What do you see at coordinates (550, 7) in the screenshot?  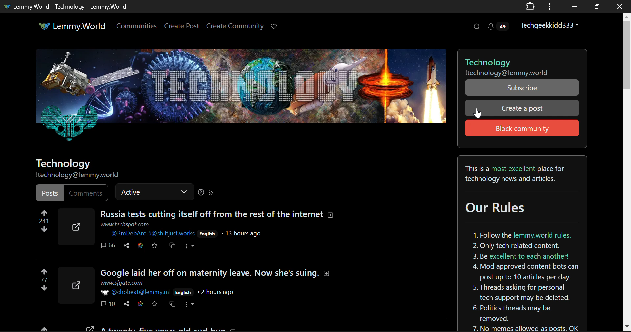 I see `Window Options` at bounding box center [550, 7].